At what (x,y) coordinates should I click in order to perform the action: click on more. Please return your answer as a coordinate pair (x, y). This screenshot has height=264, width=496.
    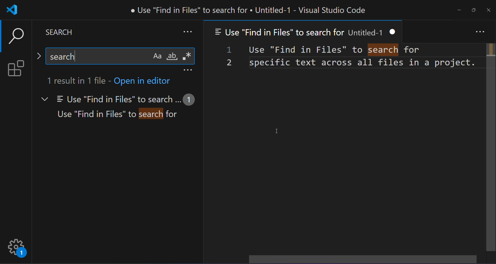
    Looking at the image, I should click on (478, 33).